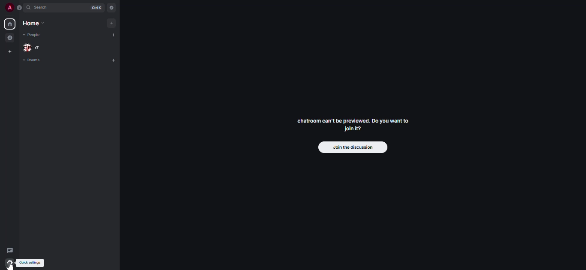  Describe the element at coordinates (9, 52) in the screenshot. I see `create space` at that location.